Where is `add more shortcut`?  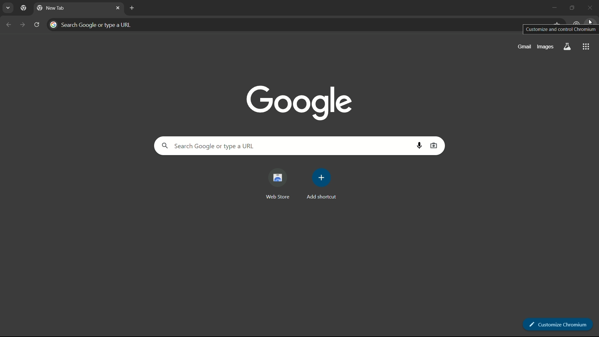
add more shortcut is located at coordinates (322, 184).